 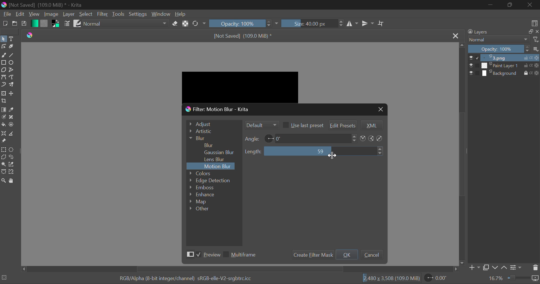 What do you see at coordinates (12, 55) in the screenshot?
I see `Line` at bounding box center [12, 55].